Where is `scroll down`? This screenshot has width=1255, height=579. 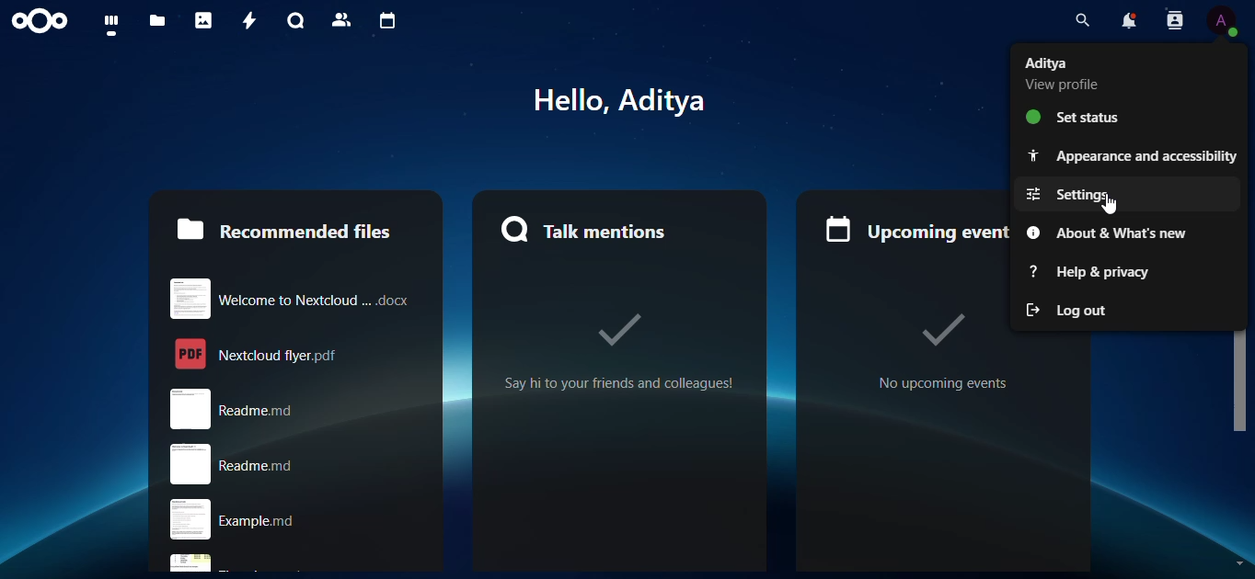
scroll down is located at coordinates (1239, 557).